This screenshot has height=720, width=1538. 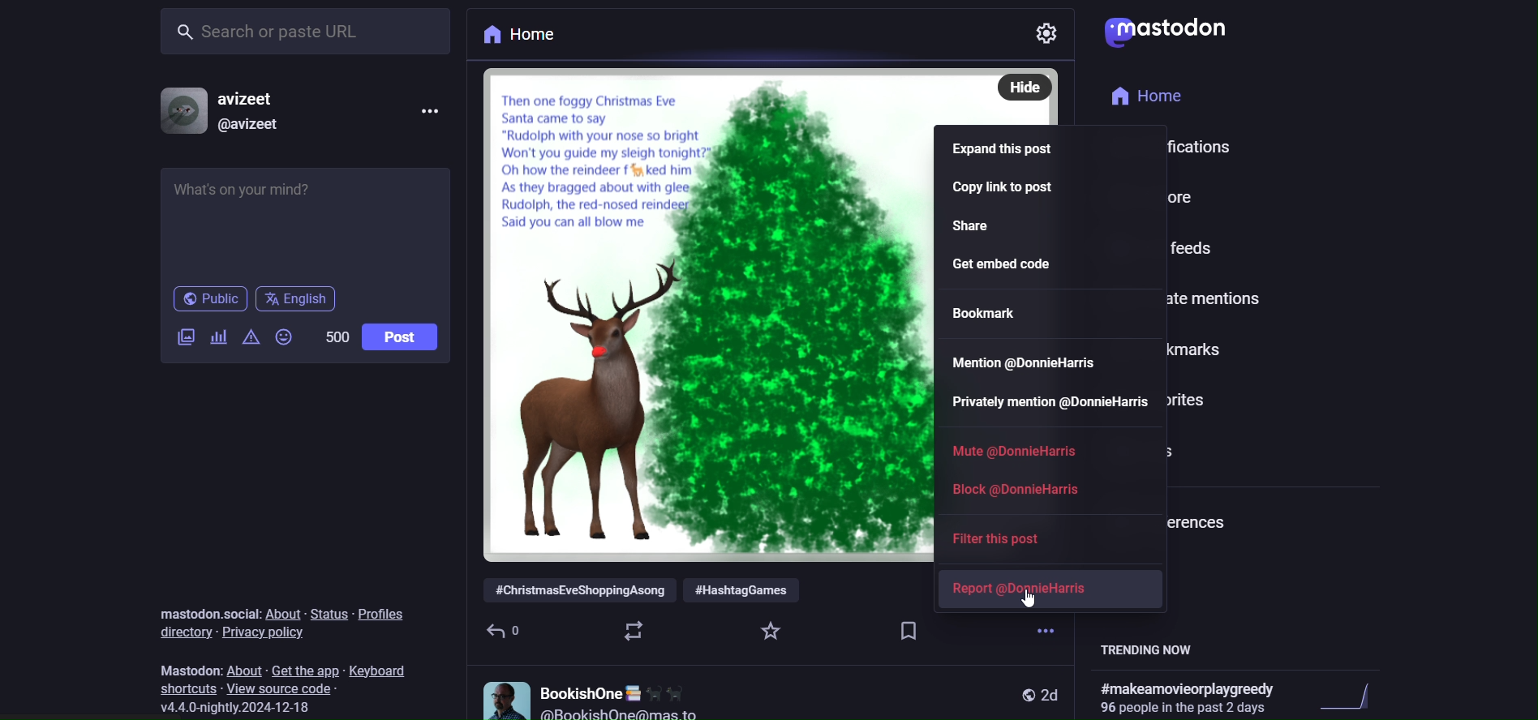 I want to click on profile picture, so click(x=178, y=111).